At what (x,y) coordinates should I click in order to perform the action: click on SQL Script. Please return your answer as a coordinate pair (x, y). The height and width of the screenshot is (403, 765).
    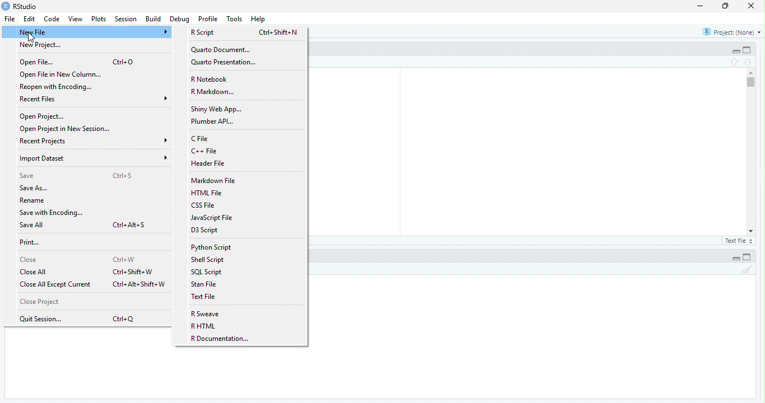
    Looking at the image, I should click on (207, 271).